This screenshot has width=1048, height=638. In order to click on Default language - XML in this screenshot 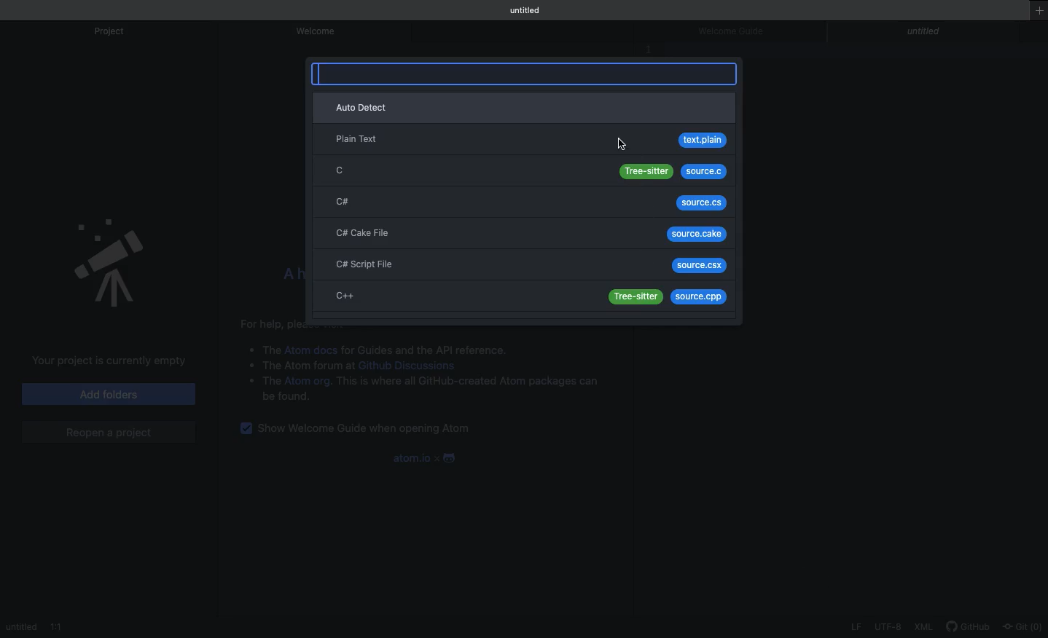, I will do `click(926, 624)`.